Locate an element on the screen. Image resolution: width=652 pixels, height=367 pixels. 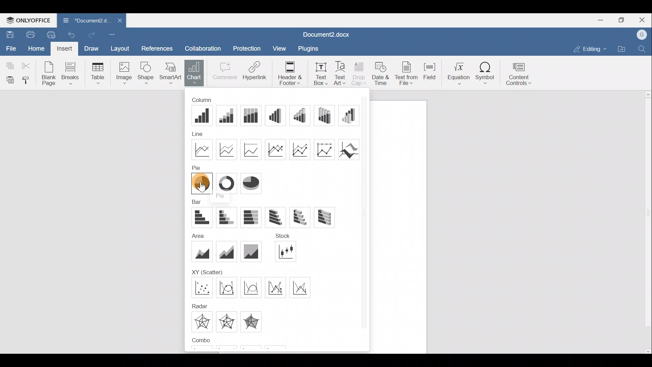
Radar with markers is located at coordinates (204, 322).